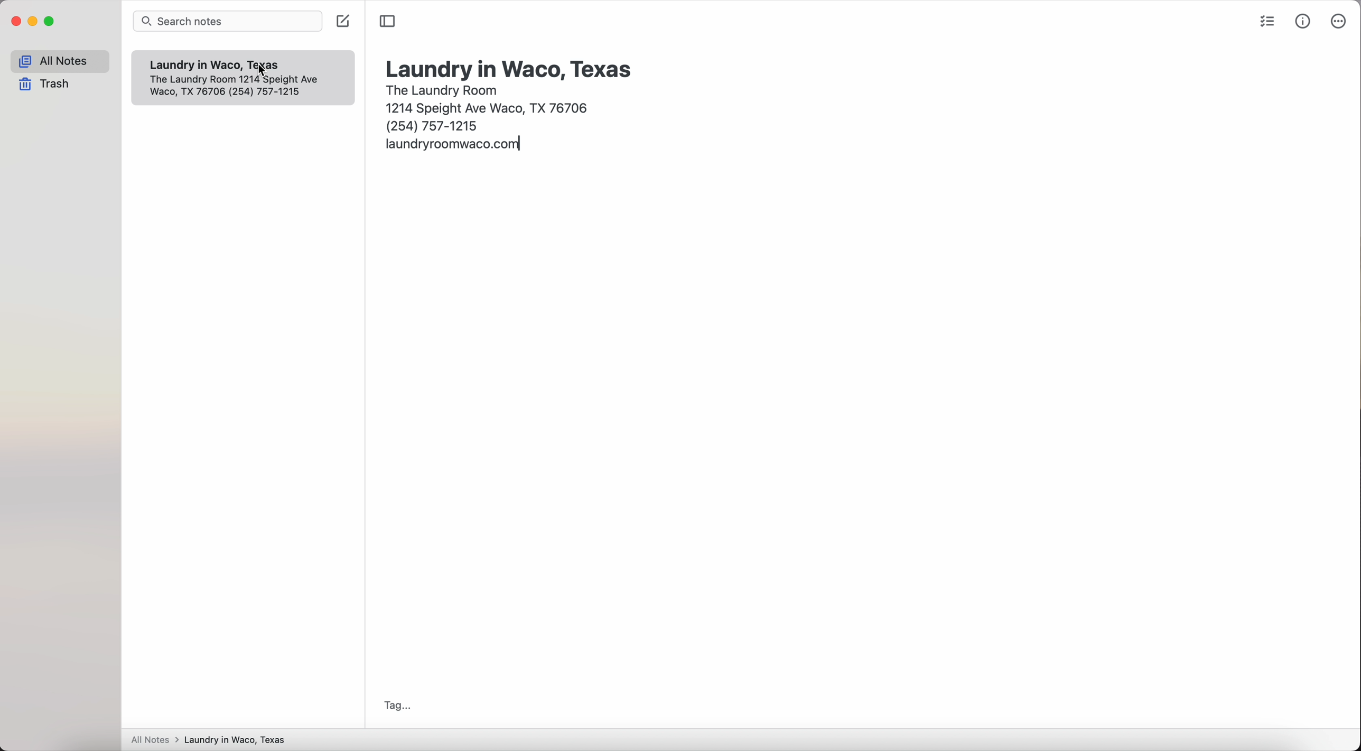  I want to click on check list, so click(1265, 23).